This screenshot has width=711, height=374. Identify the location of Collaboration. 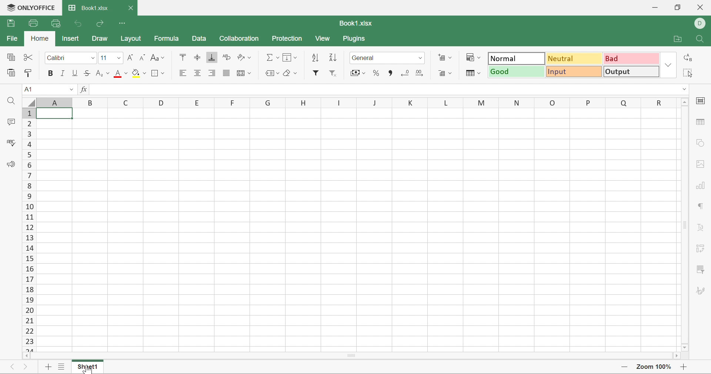
(239, 39).